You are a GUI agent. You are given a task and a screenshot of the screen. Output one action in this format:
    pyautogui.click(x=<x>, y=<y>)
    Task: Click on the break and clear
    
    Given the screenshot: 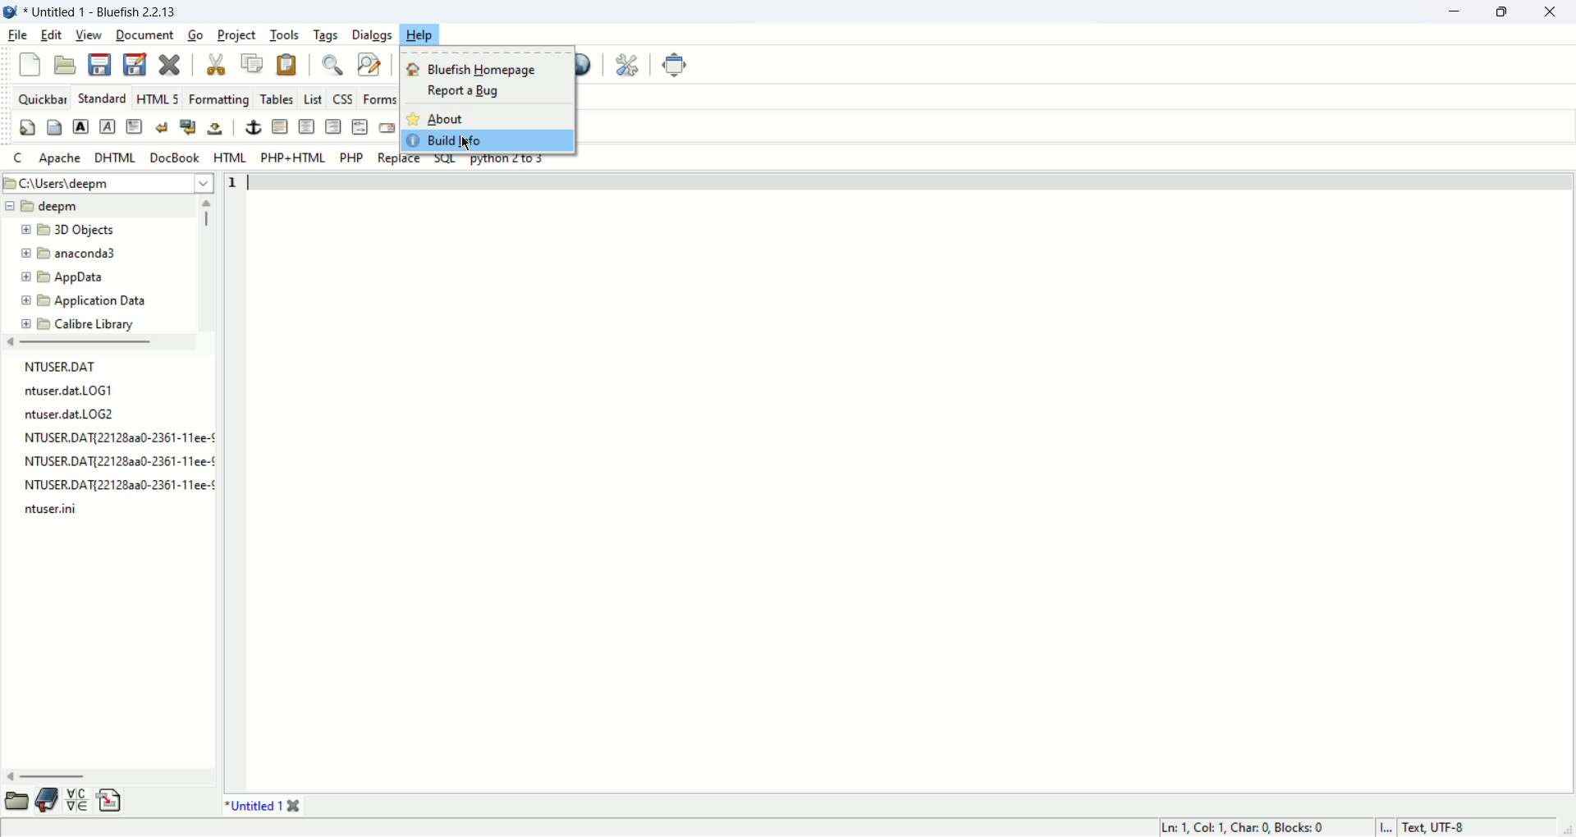 What is the action you would take?
    pyautogui.click(x=189, y=126)
    